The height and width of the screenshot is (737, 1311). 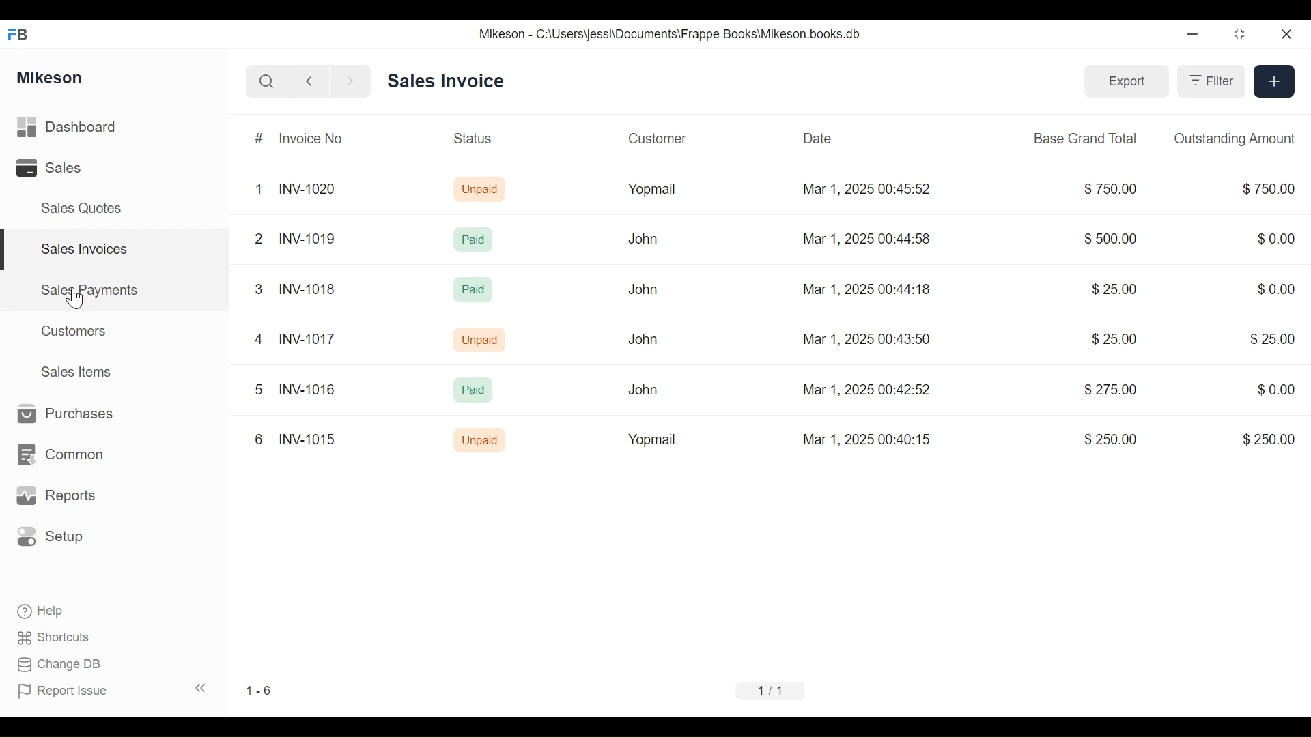 What do you see at coordinates (862, 337) in the screenshot?
I see `Mar 1, 2025 00:43:50` at bounding box center [862, 337].